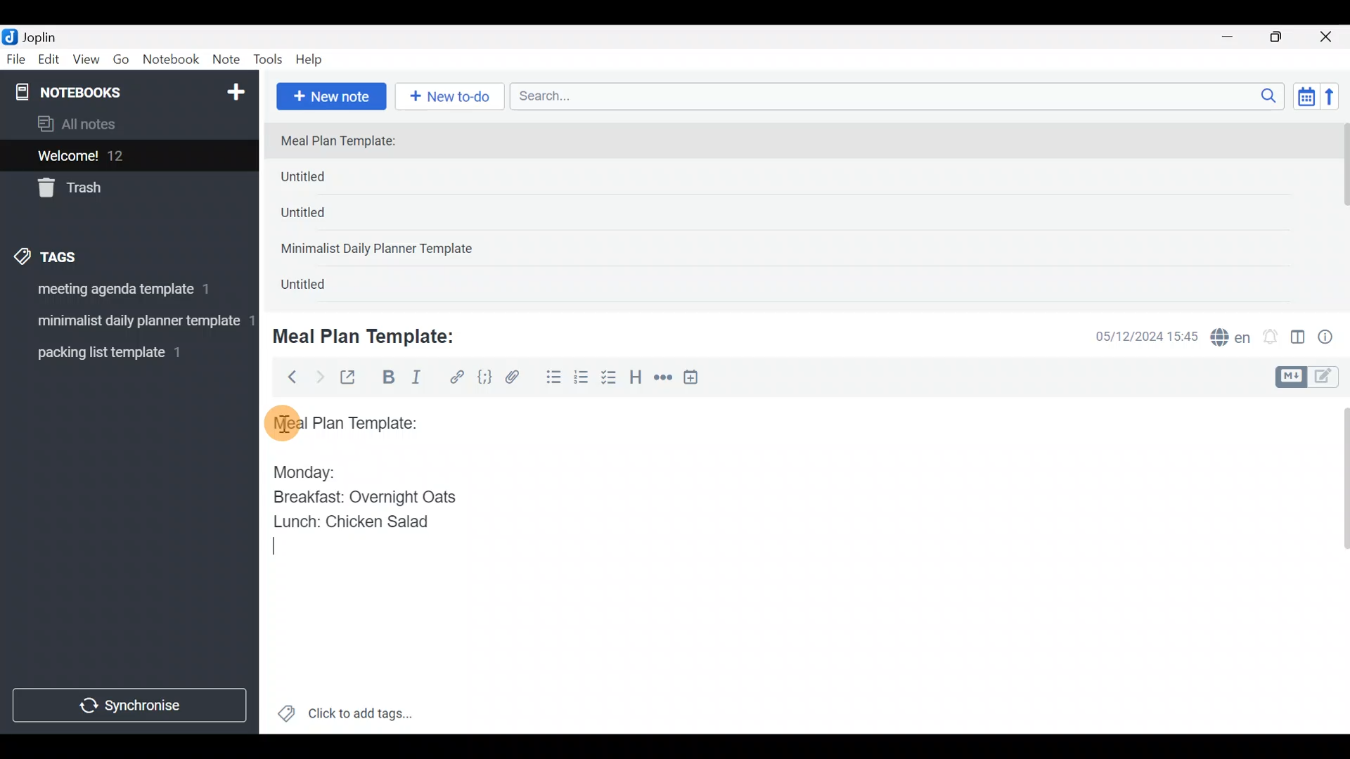 This screenshot has width=1350, height=759. I want to click on Close, so click(1328, 38).